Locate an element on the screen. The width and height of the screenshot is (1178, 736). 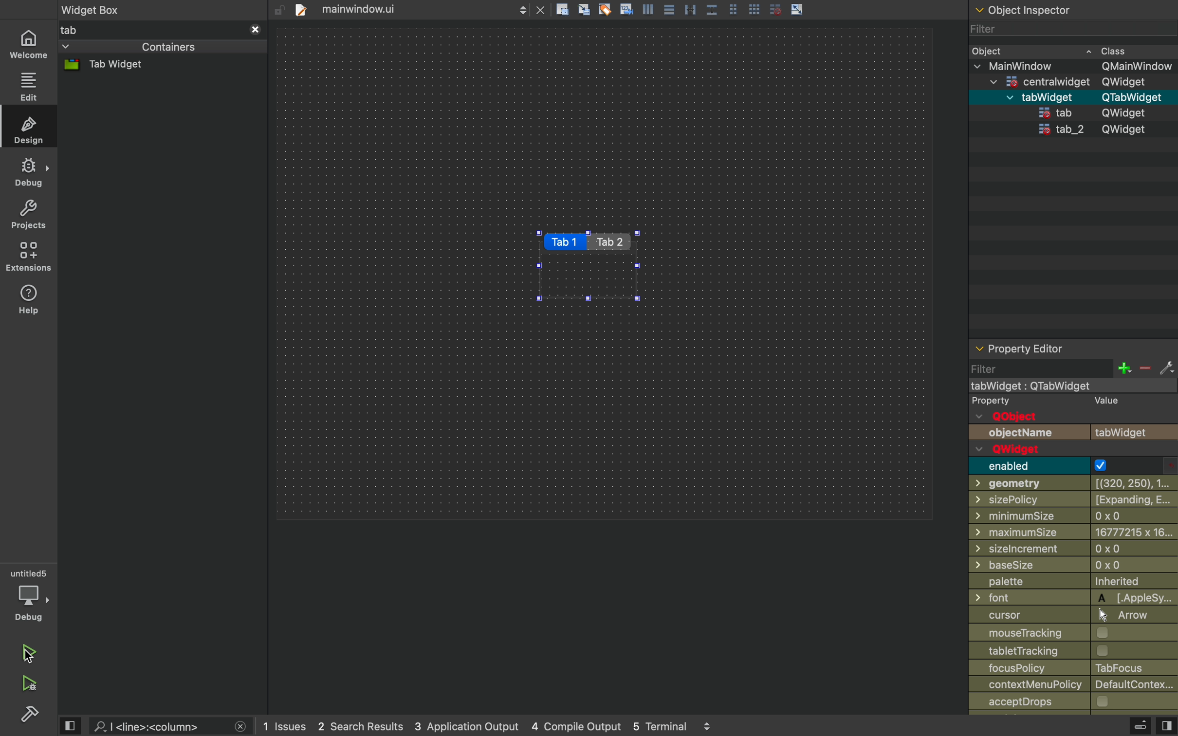
property is located at coordinates (1065, 401).